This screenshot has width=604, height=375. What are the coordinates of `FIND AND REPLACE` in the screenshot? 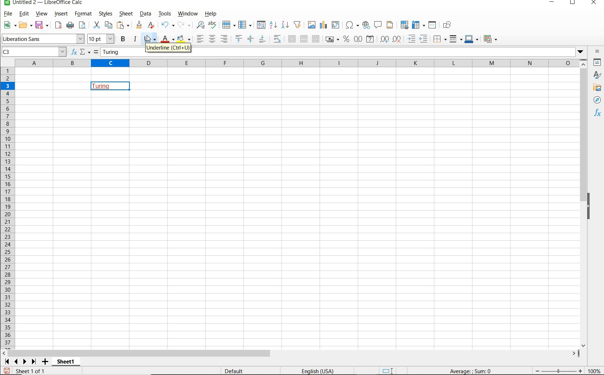 It's located at (200, 26).